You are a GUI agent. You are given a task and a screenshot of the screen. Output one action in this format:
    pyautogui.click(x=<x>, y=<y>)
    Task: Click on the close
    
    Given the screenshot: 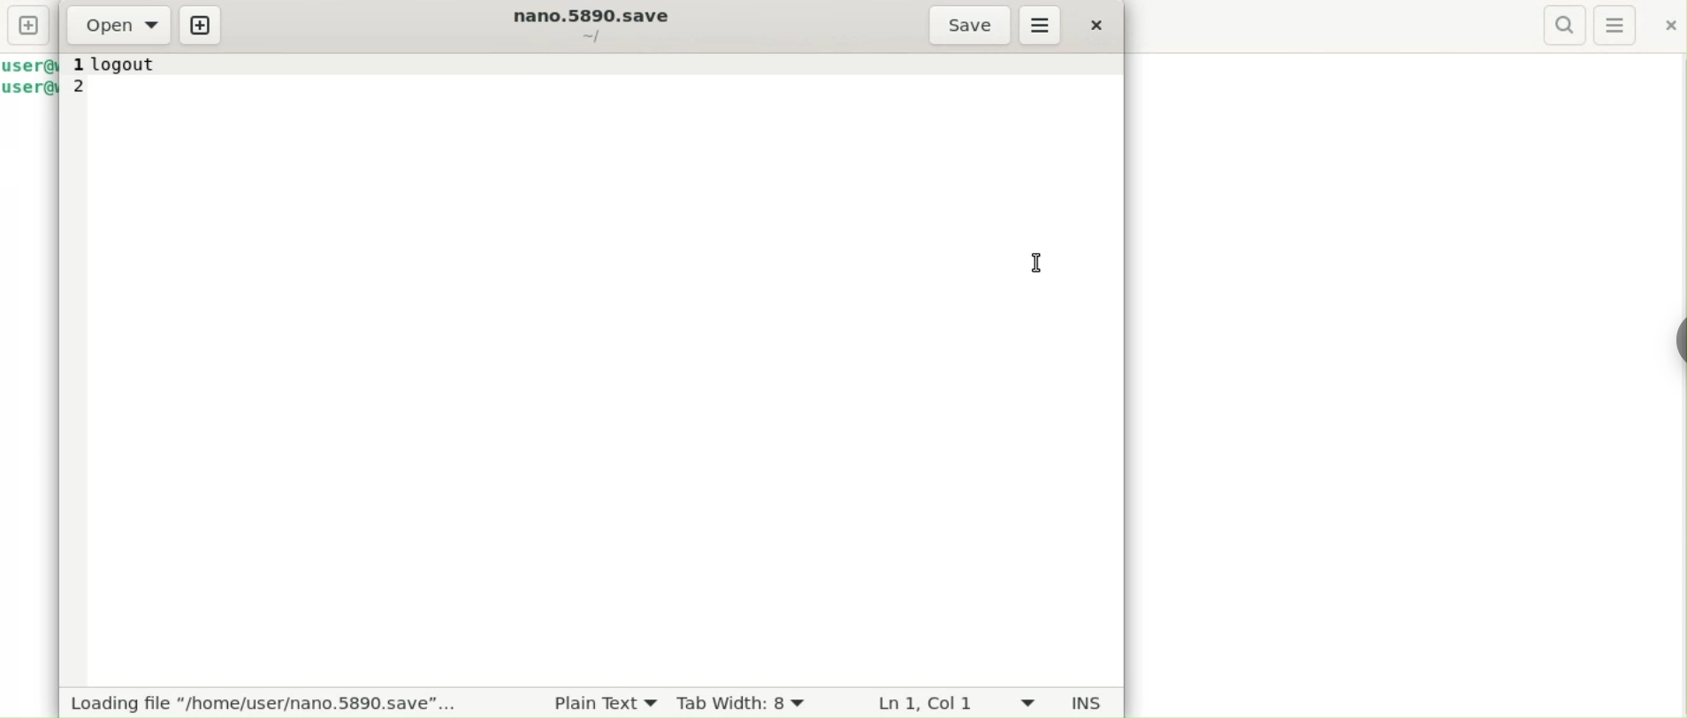 What is the action you would take?
    pyautogui.click(x=1662, y=27)
    